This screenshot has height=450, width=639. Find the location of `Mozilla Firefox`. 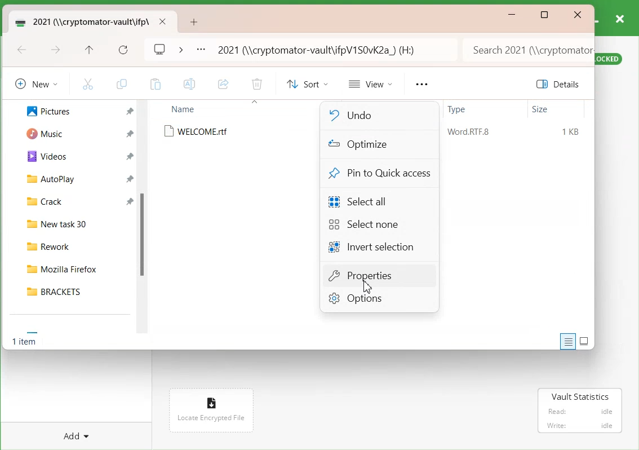

Mozilla Firefox is located at coordinates (74, 267).